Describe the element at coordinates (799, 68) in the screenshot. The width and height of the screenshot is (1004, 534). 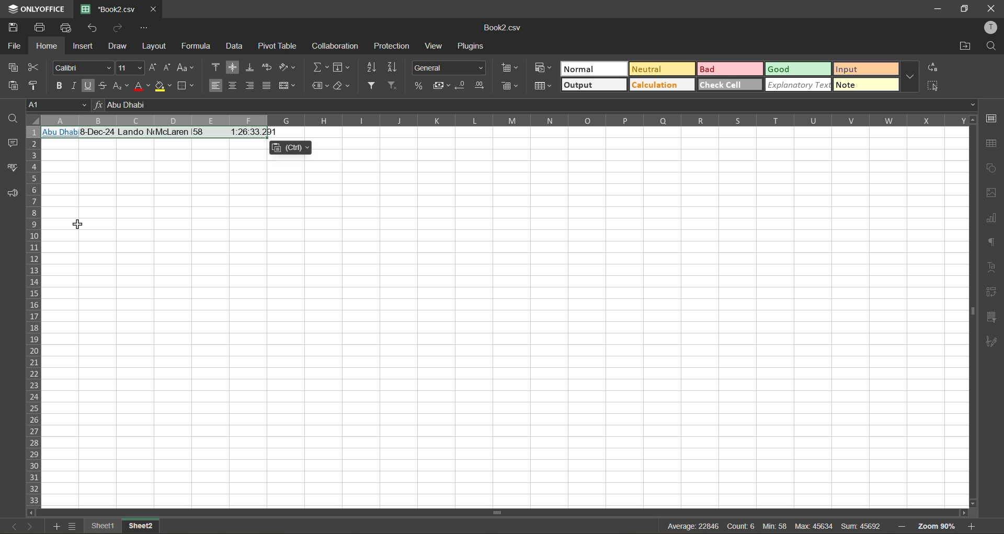
I see `good` at that location.